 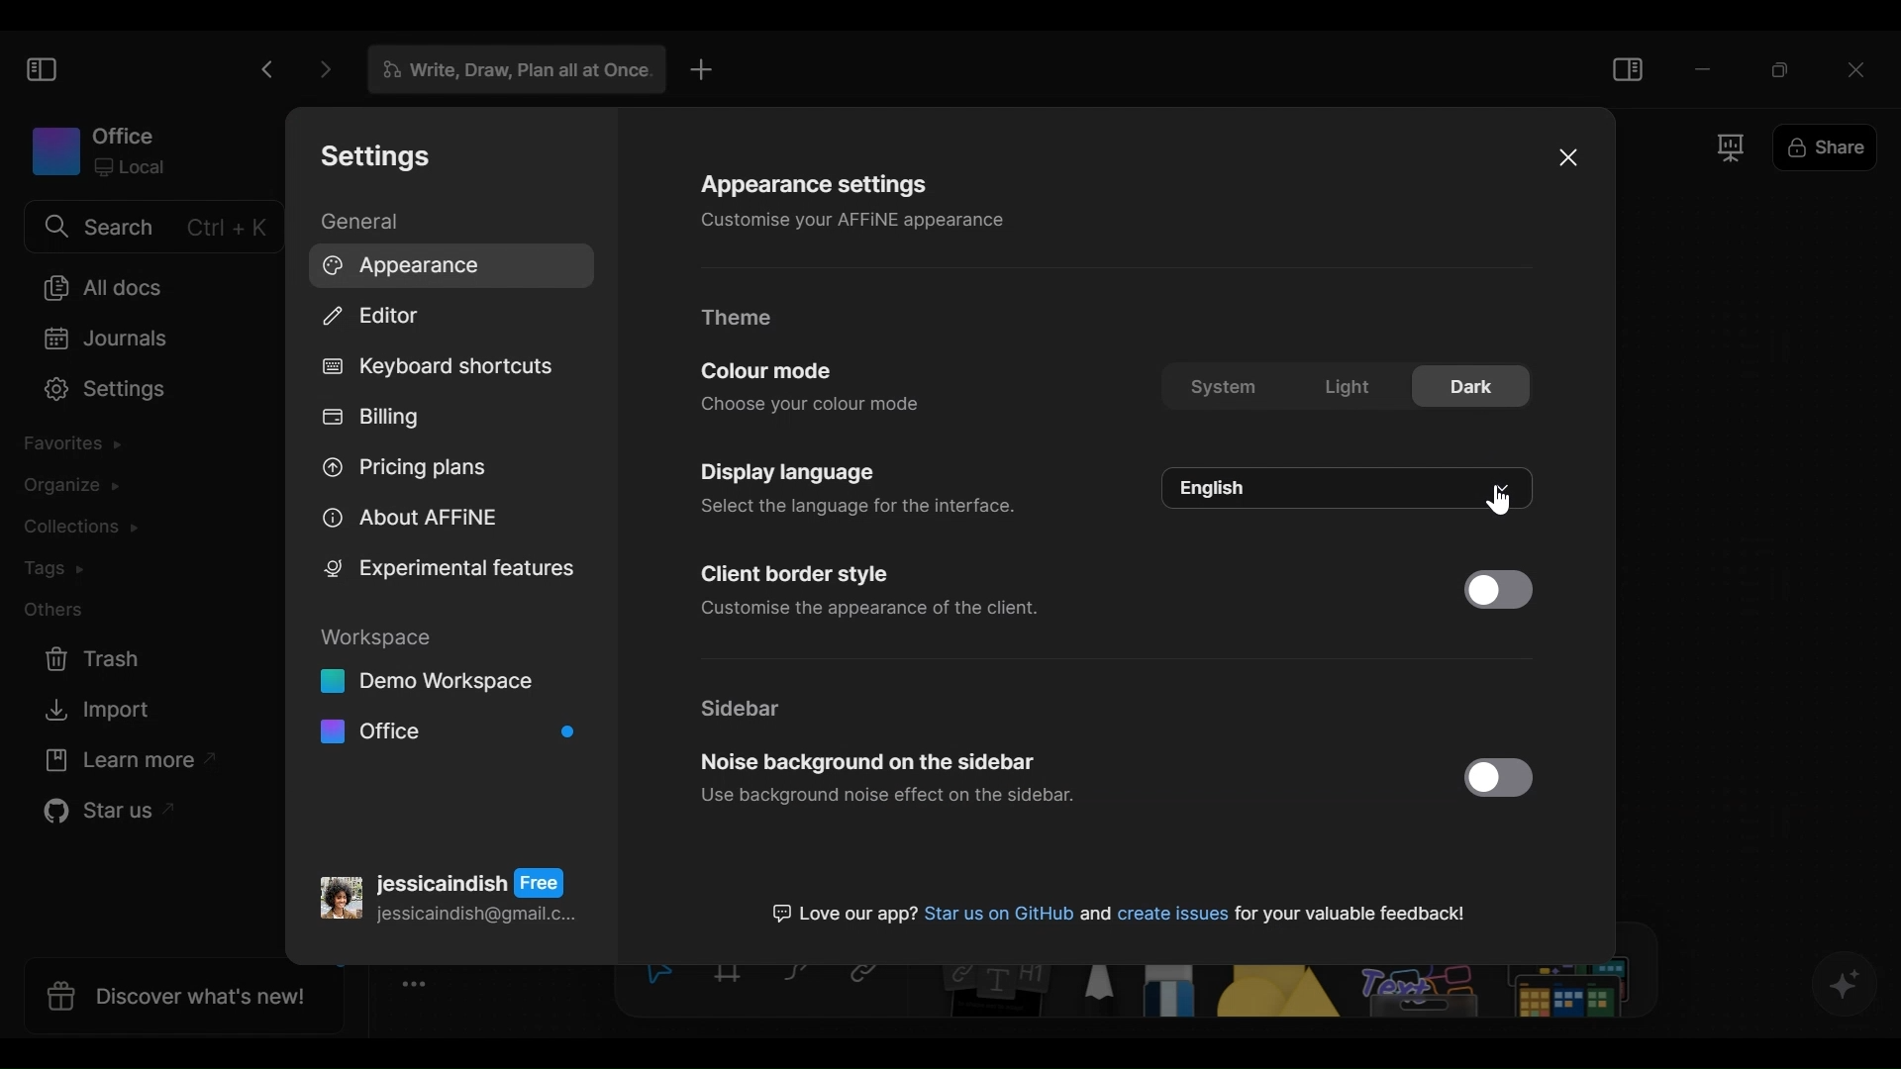 I want to click on Editor, so click(x=373, y=318).